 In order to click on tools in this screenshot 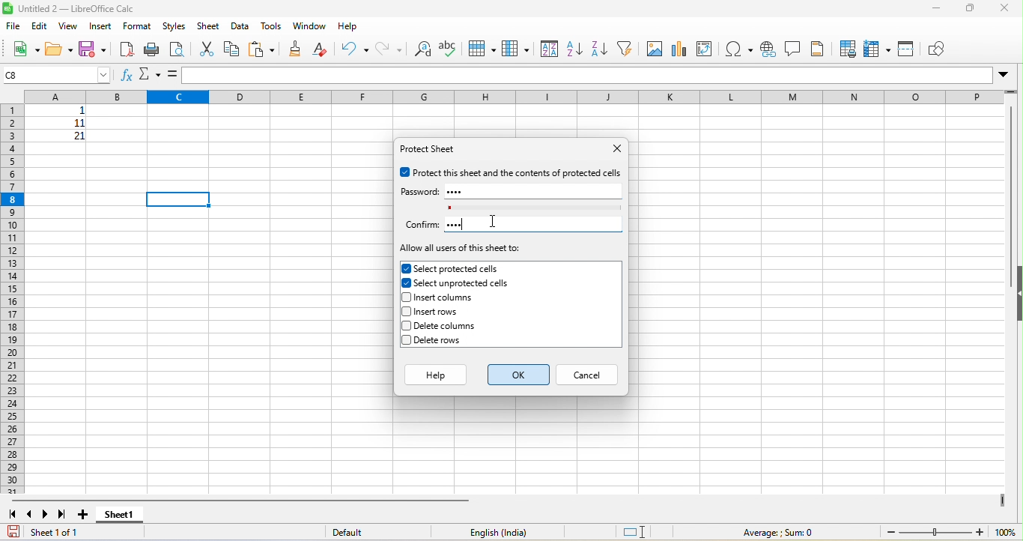, I will do `click(270, 25)`.